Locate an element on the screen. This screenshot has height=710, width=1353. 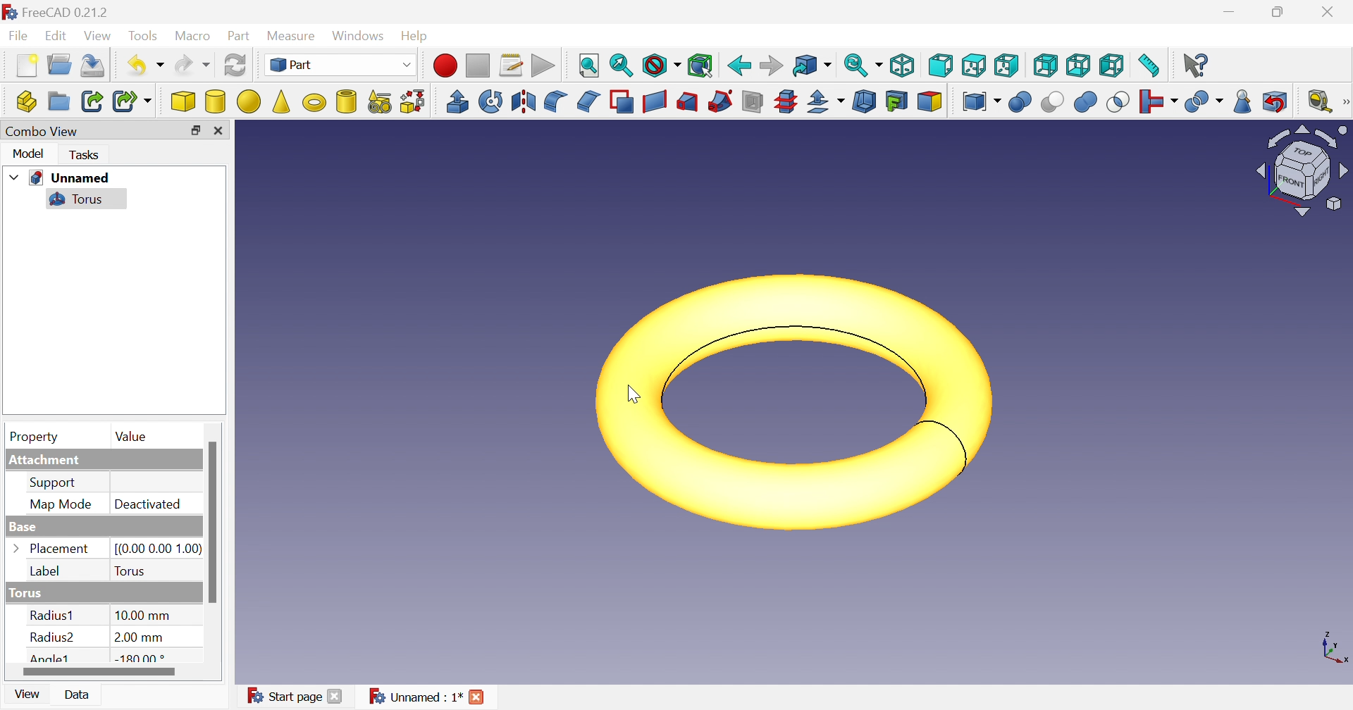
Viewing angle is located at coordinates (1301, 171).